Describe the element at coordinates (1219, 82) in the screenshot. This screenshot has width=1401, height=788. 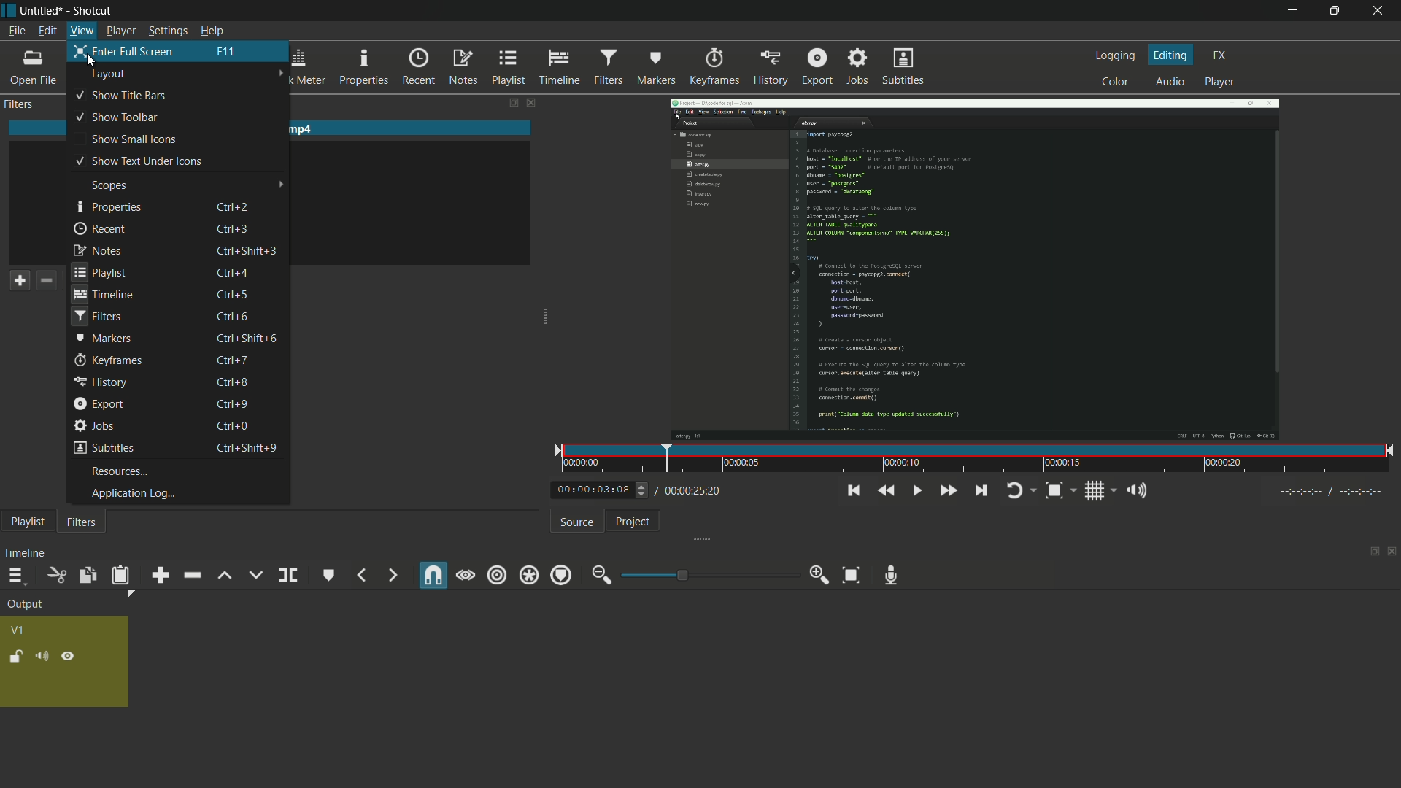
I see `player` at that location.